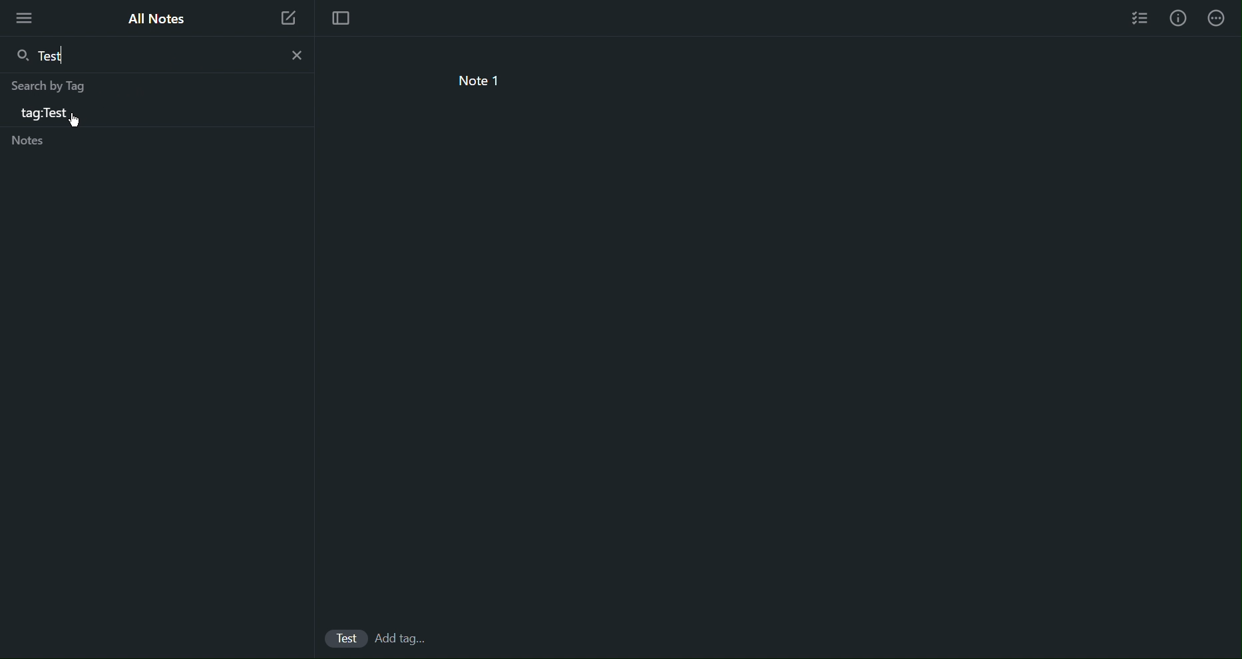 This screenshot has height=659, width=1242. What do you see at coordinates (77, 122) in the screenshot?
I see `Cursor` at bounding box center [77, 122].